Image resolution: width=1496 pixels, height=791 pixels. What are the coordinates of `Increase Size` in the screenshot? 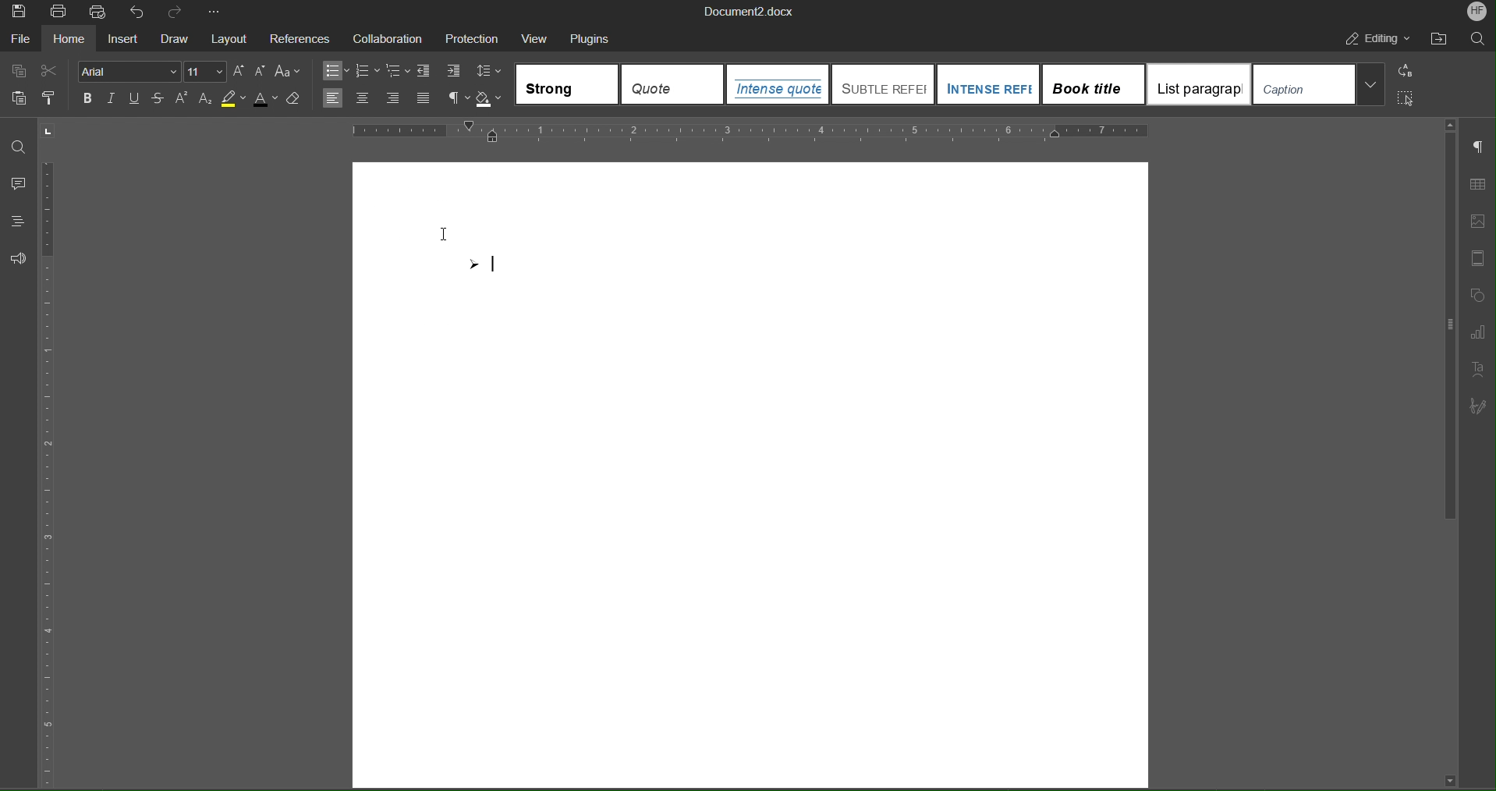 It's located at (239, 70).